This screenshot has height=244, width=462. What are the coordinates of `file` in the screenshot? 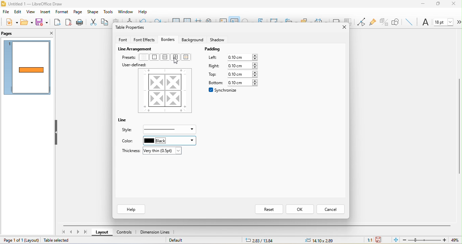 It's located at (5, 12).